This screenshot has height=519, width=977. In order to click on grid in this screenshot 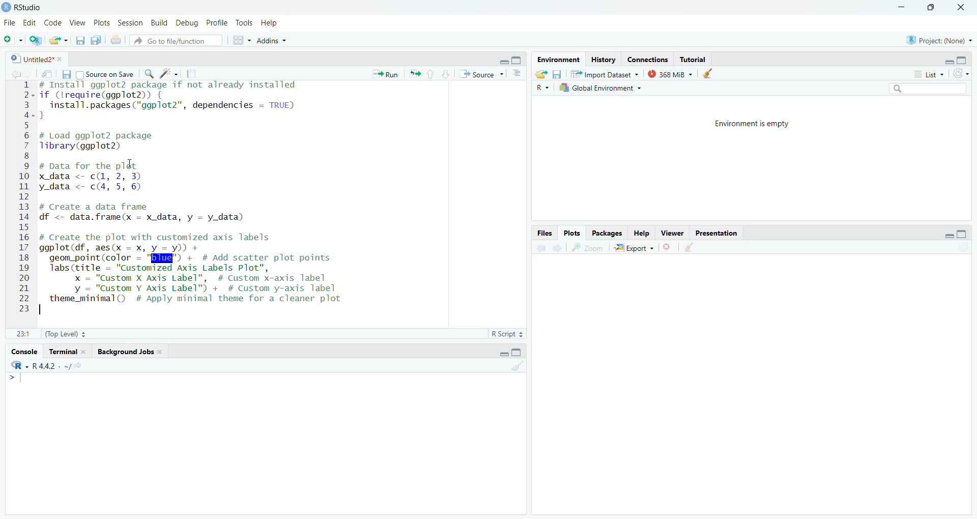, I will do `click(241, 42)`.